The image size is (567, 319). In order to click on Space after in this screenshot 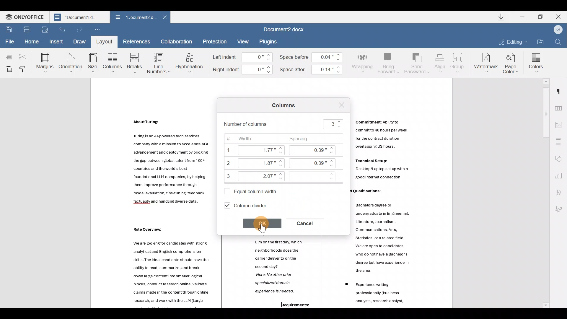, I will do `click(312, 68)`.